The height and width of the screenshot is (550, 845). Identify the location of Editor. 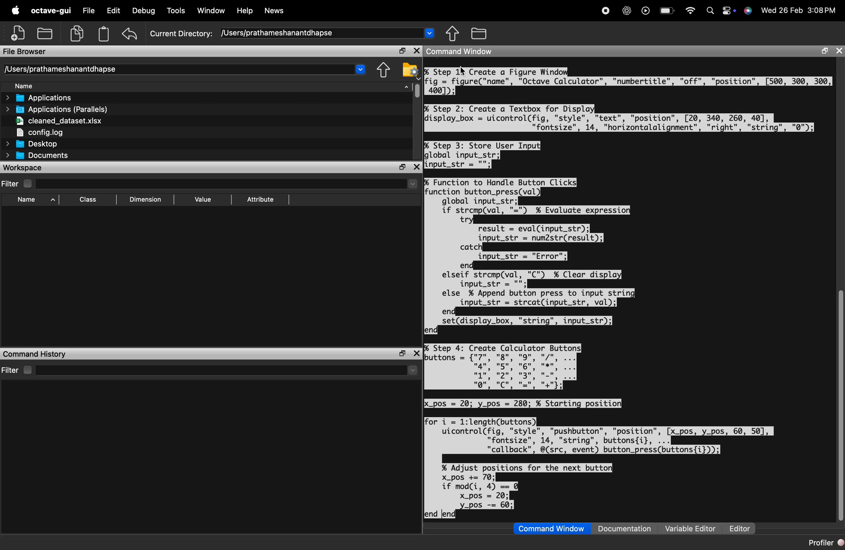
(742, 528).